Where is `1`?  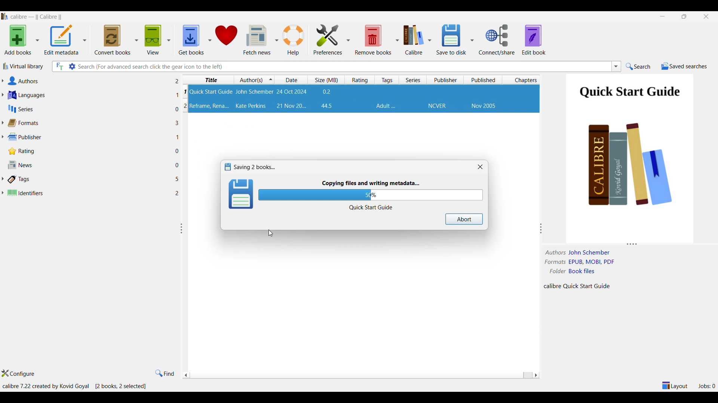 1 is located at coordinates (178, 137).